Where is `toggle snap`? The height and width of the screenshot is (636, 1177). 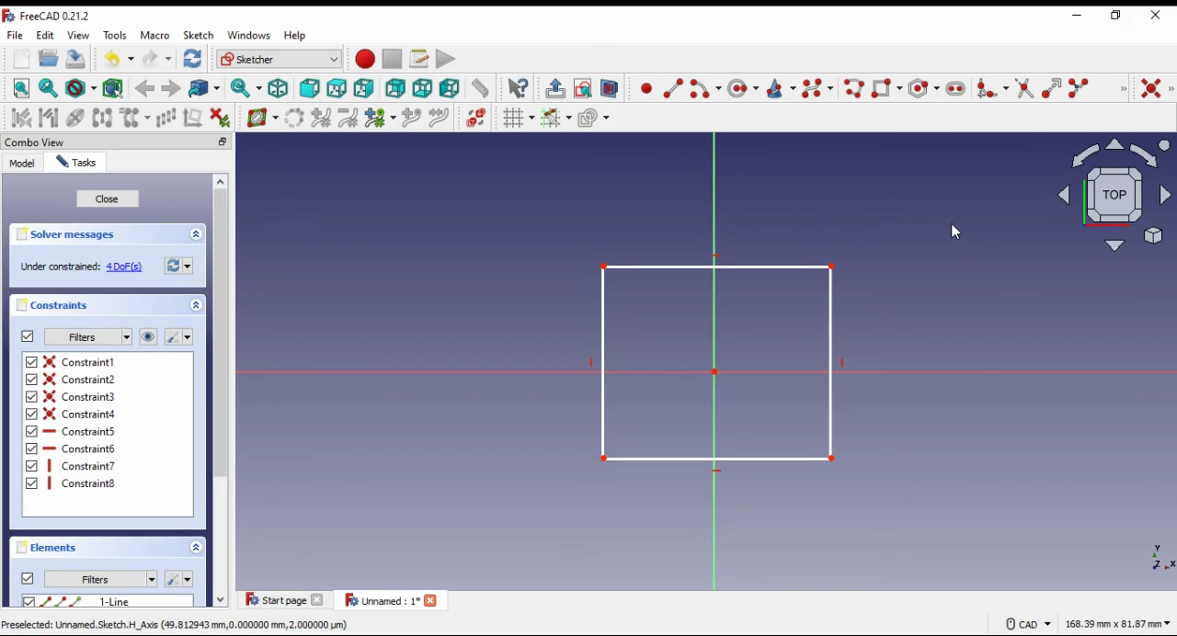 toggle snap is located at coordinates (557, 118).